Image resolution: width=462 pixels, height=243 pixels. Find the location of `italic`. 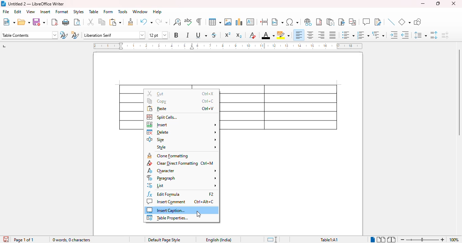

italic is located at coordinates (187, 35).